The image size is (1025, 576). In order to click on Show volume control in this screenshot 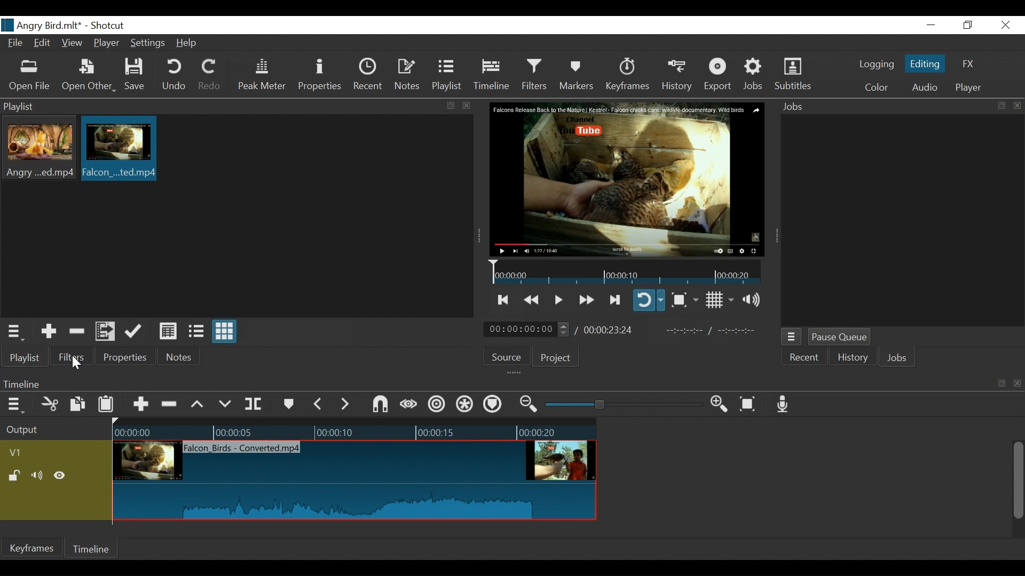, I will do `click(755, 300)`.